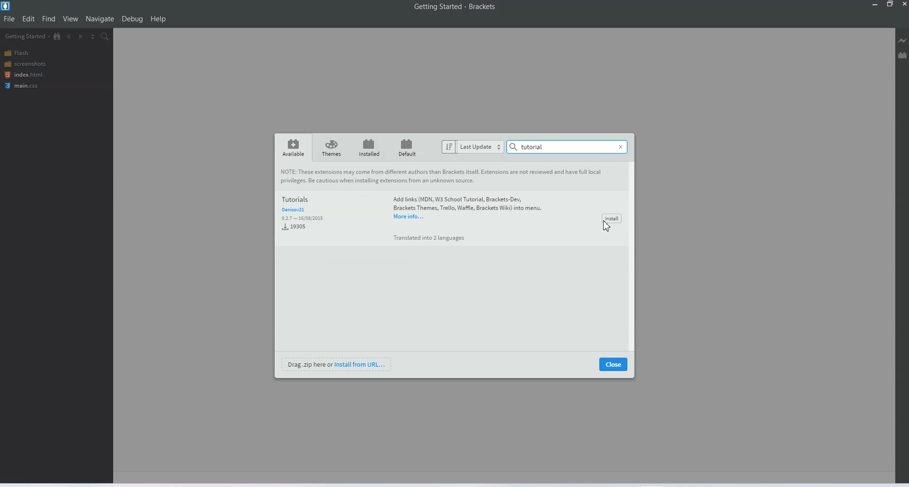  What do you see at coordinates (472, 147) in the screenshot?
I see `Last Update` at bounding box center [472, 147].